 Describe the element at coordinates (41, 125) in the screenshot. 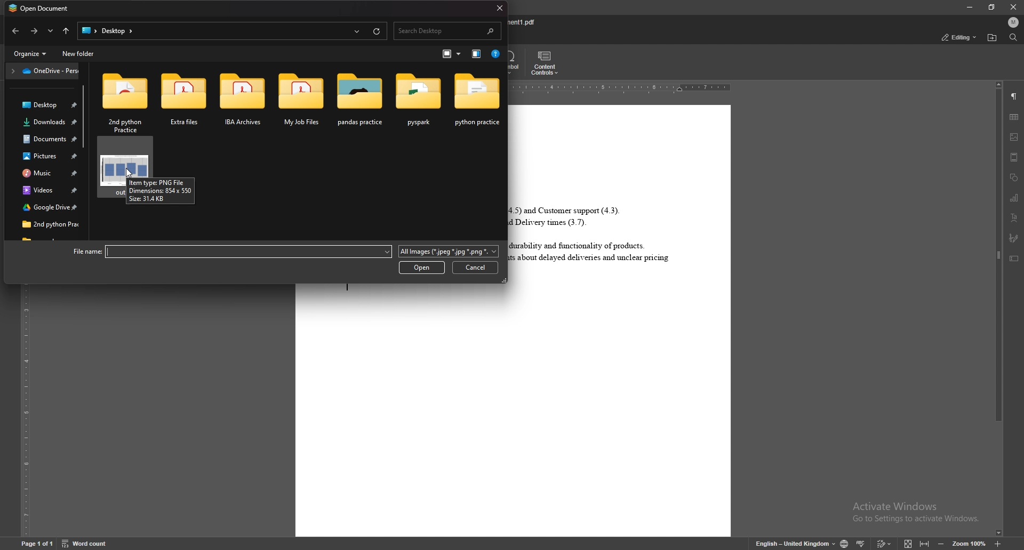

I see `folder` at that location.